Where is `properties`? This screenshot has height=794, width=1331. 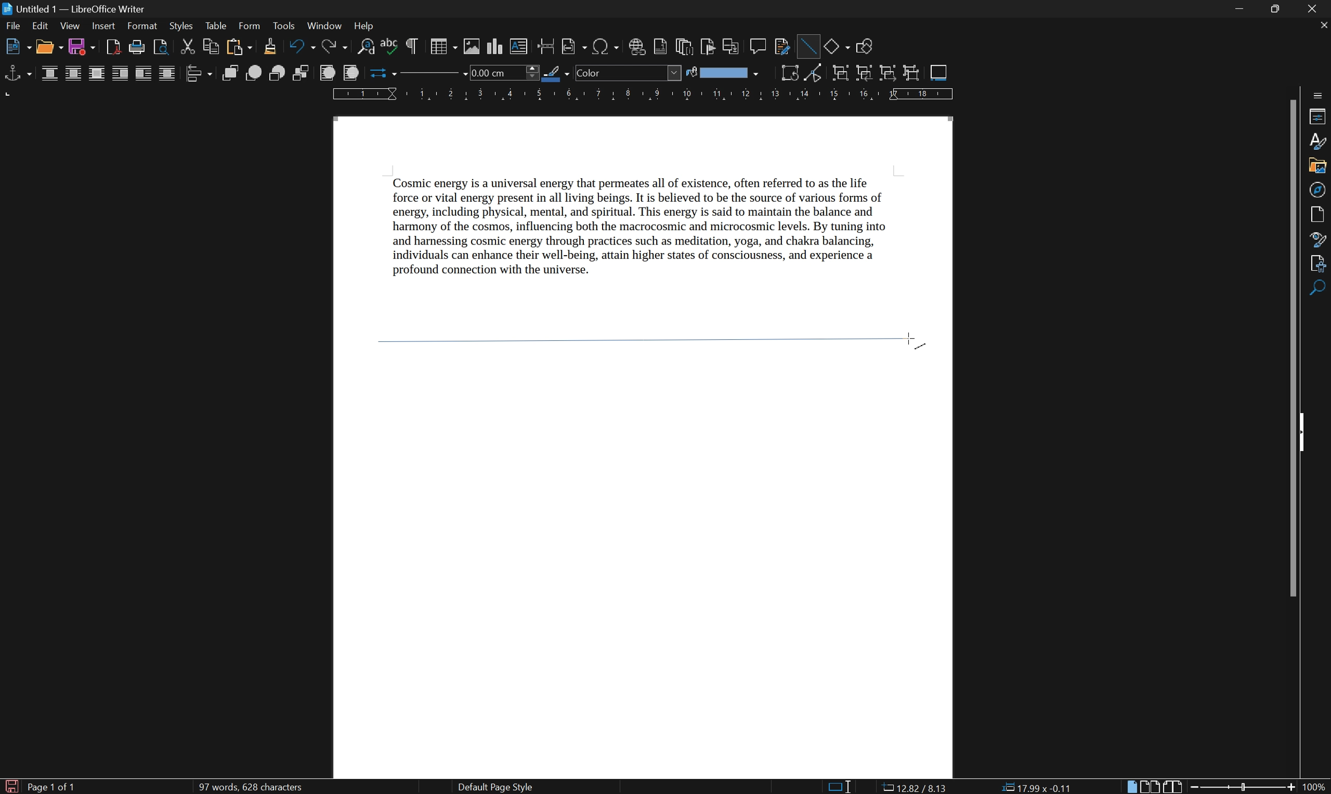
properties is located at coordinates (1318, 116).